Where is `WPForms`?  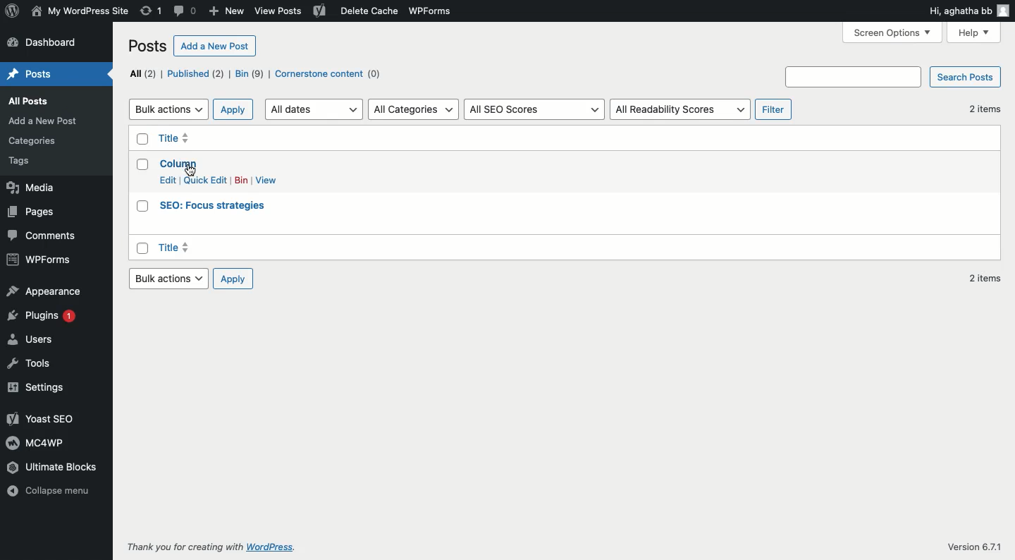
WPForms is located at coordinates (38, 257).